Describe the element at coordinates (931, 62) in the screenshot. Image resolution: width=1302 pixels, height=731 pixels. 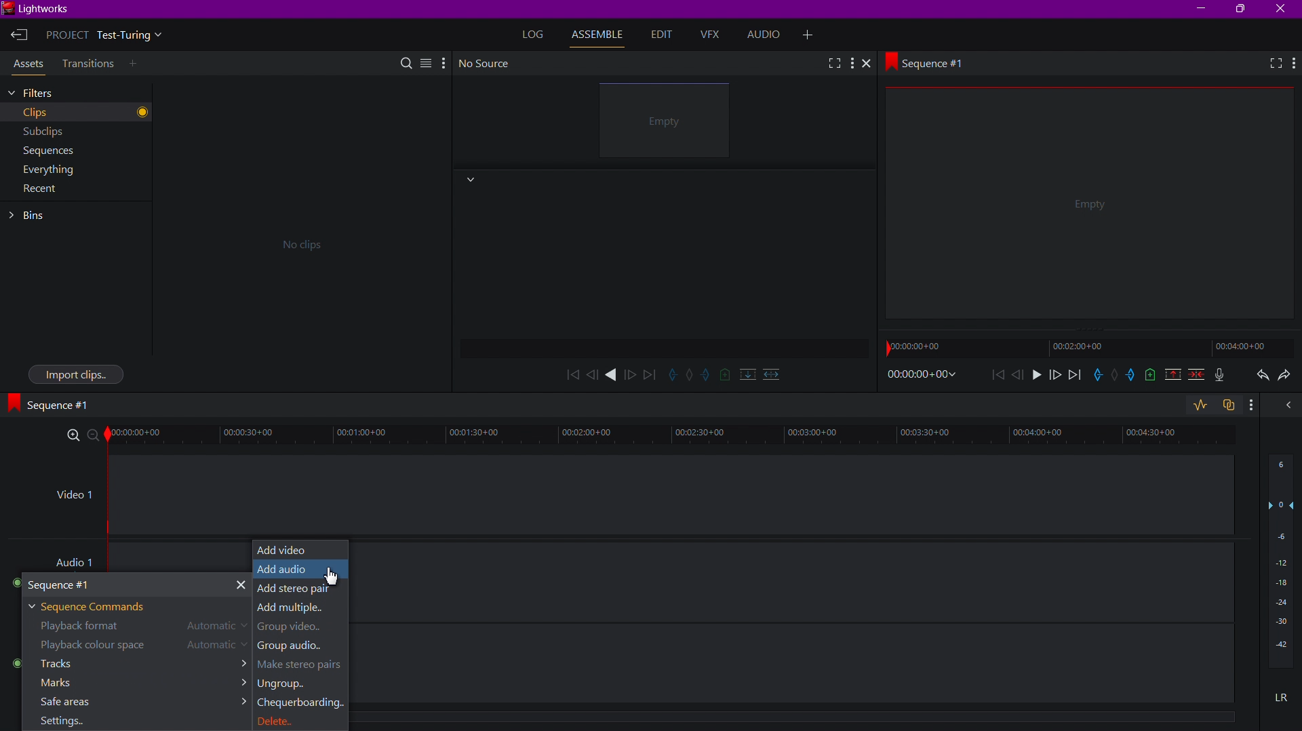
I see `Sequence #1` at that location.